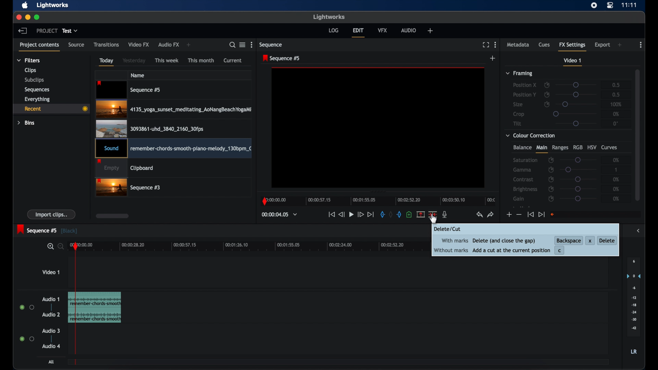 This screenshot has height=370, width=658. I want to click on crop, so click(519, 114).